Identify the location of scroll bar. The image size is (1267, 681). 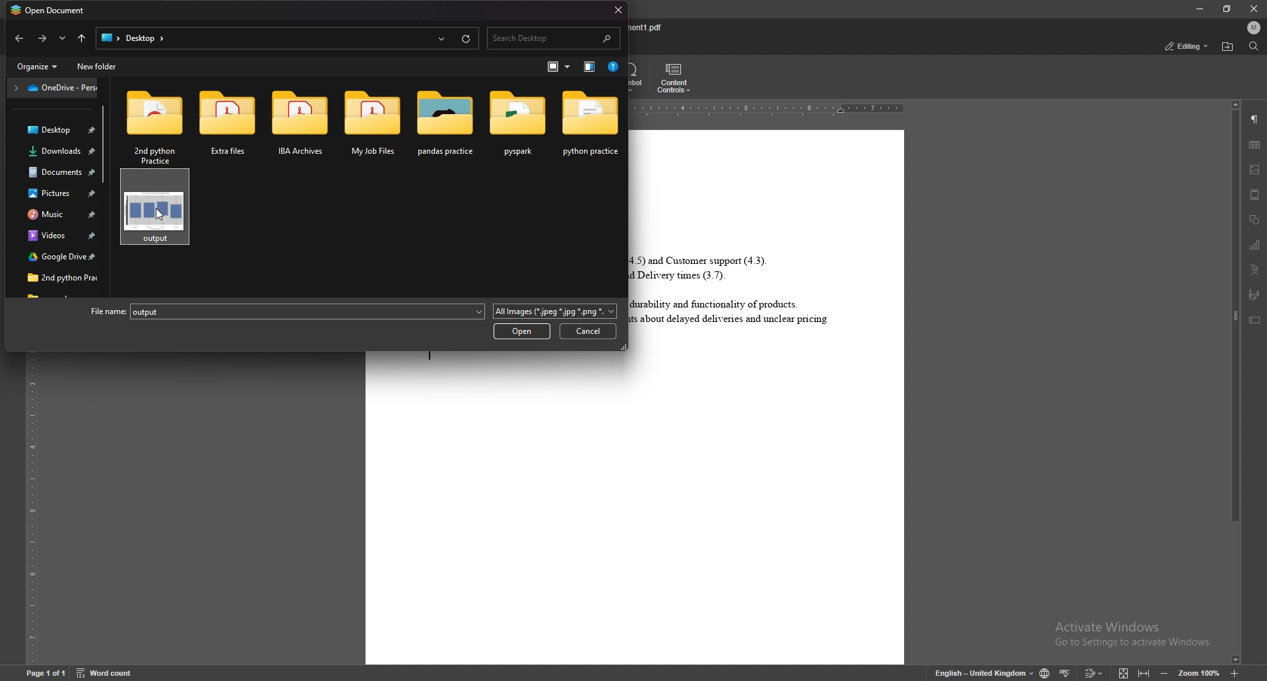
(108, 185).